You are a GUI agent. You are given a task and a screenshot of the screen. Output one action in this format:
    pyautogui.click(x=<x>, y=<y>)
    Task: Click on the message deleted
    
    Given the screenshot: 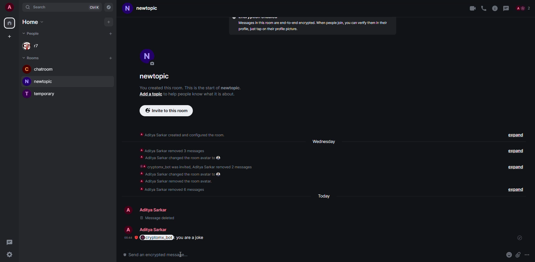 What is the action you would take?
    pyautogui.click(x=165, y=219)
    